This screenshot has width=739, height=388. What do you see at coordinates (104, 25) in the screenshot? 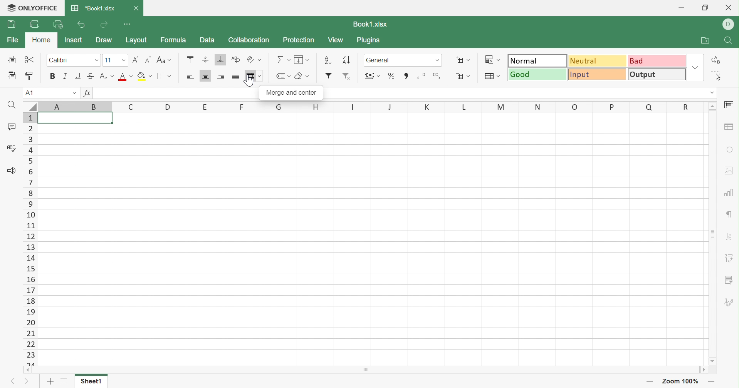
I see `Redo` at bounding box center [104, 25].